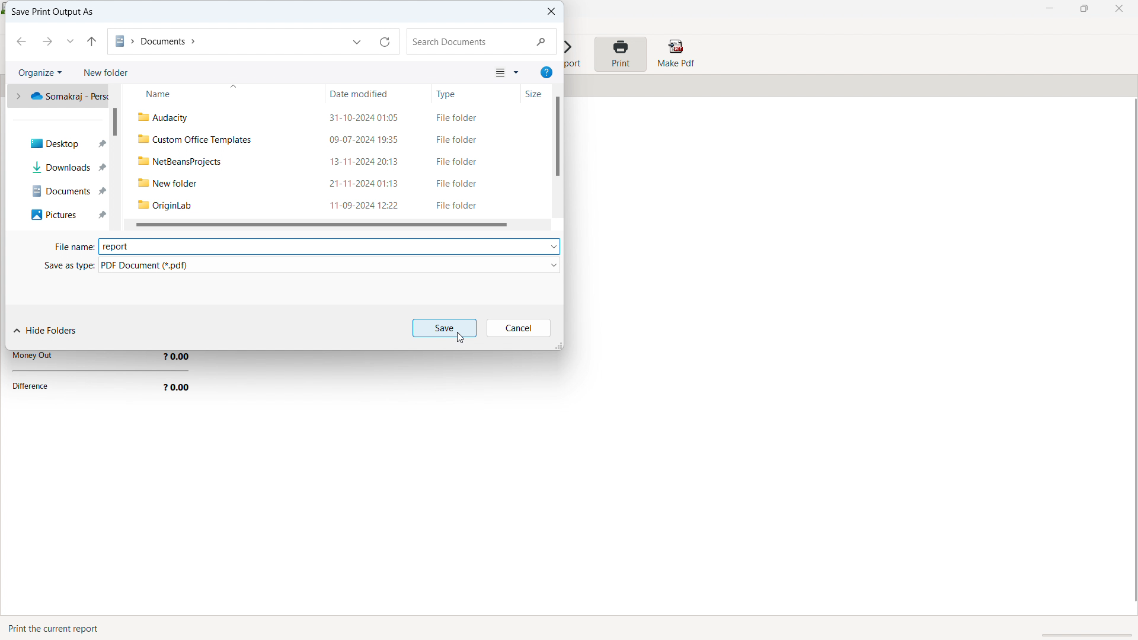  I want to click on TI NetBeansProjects 13-11-2024 20:13 File folder, so click(330, 161).